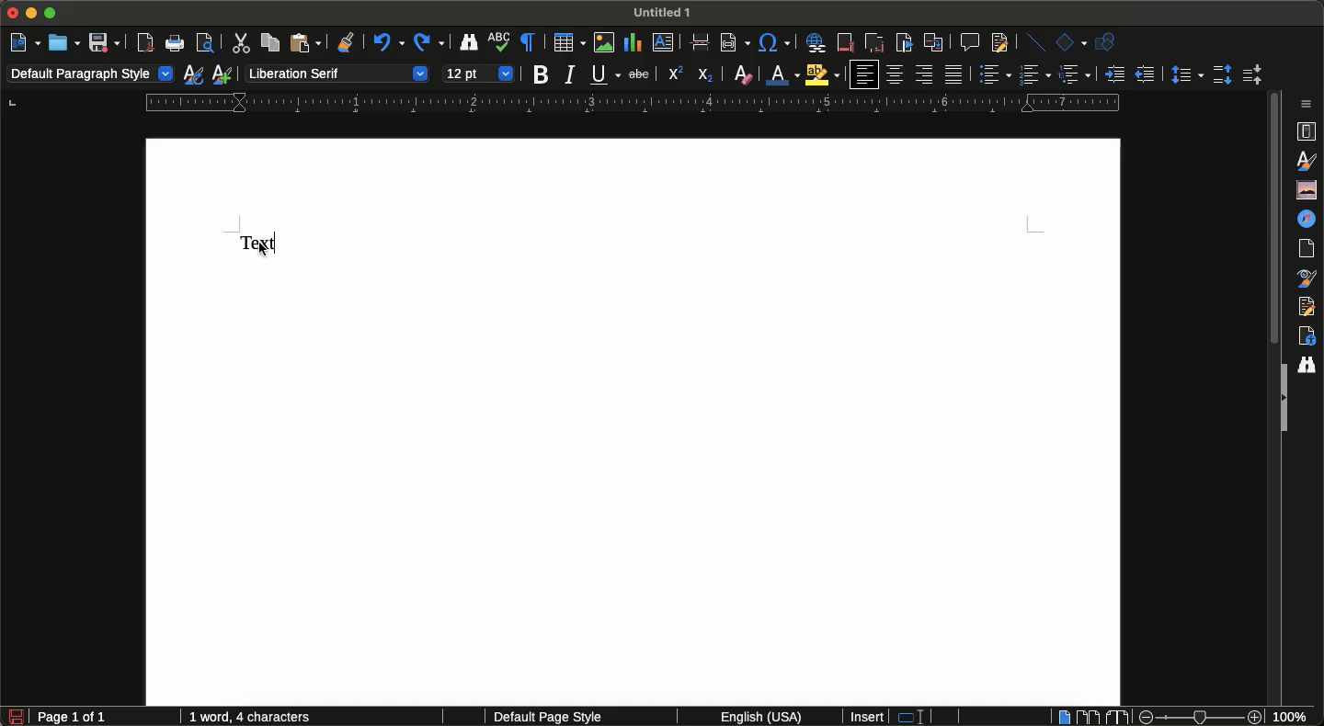 This screenshot has height=726, width=1324. I want to click on Zoom percent, so click(1296, 717).